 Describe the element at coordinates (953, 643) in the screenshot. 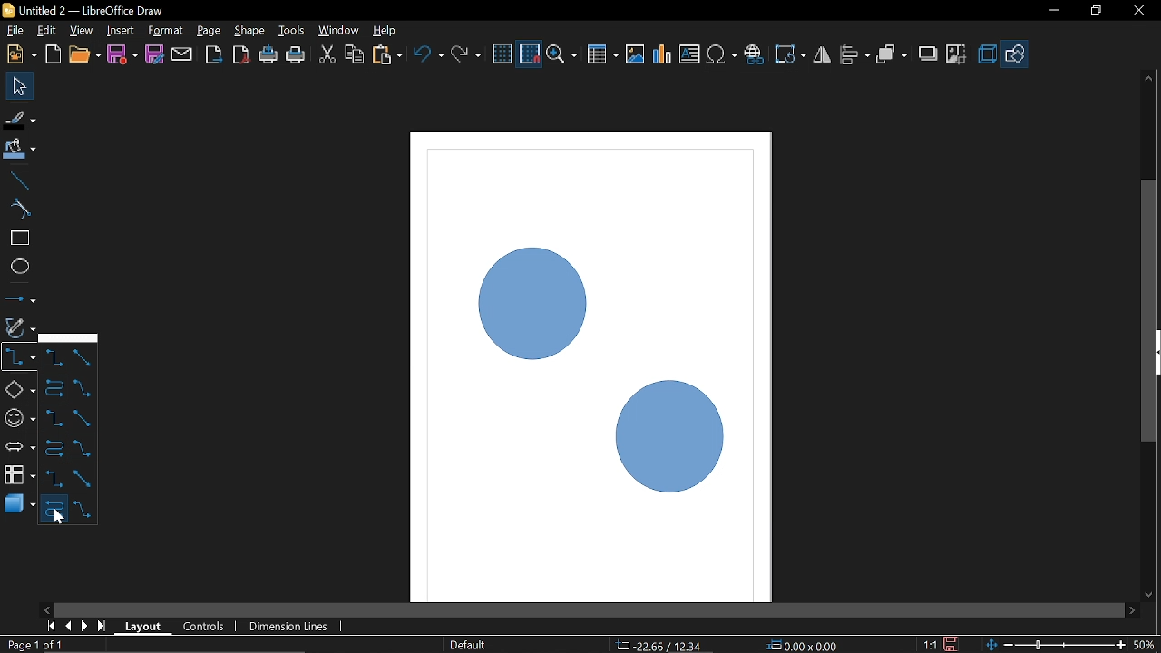

I see `Save` at that location.